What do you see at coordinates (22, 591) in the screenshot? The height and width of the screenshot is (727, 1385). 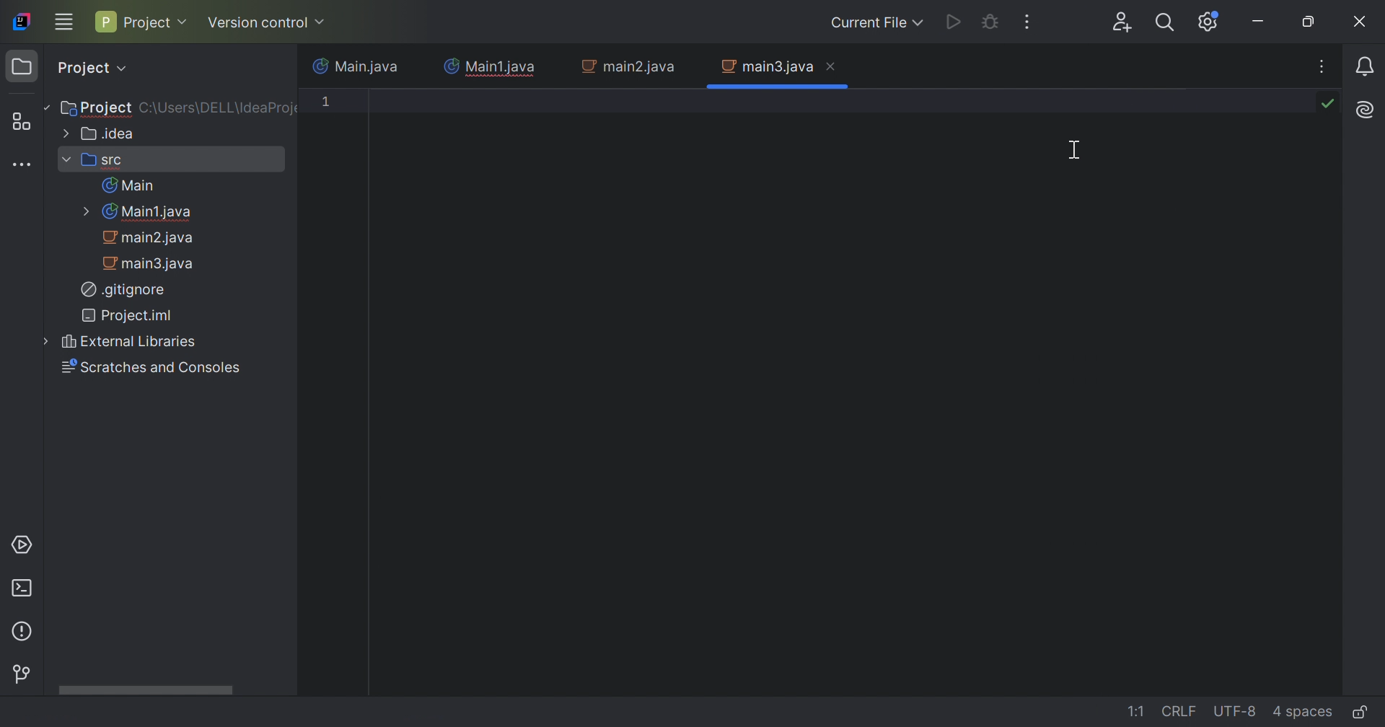 I see `Terminal` at bounding box center [22, 591].